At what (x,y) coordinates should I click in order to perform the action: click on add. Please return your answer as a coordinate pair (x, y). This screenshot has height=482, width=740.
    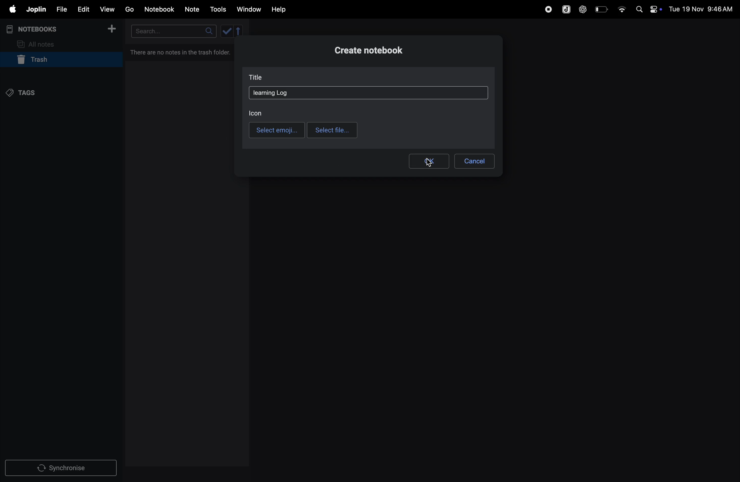
    Looking at the image, I should click on (112, 31).